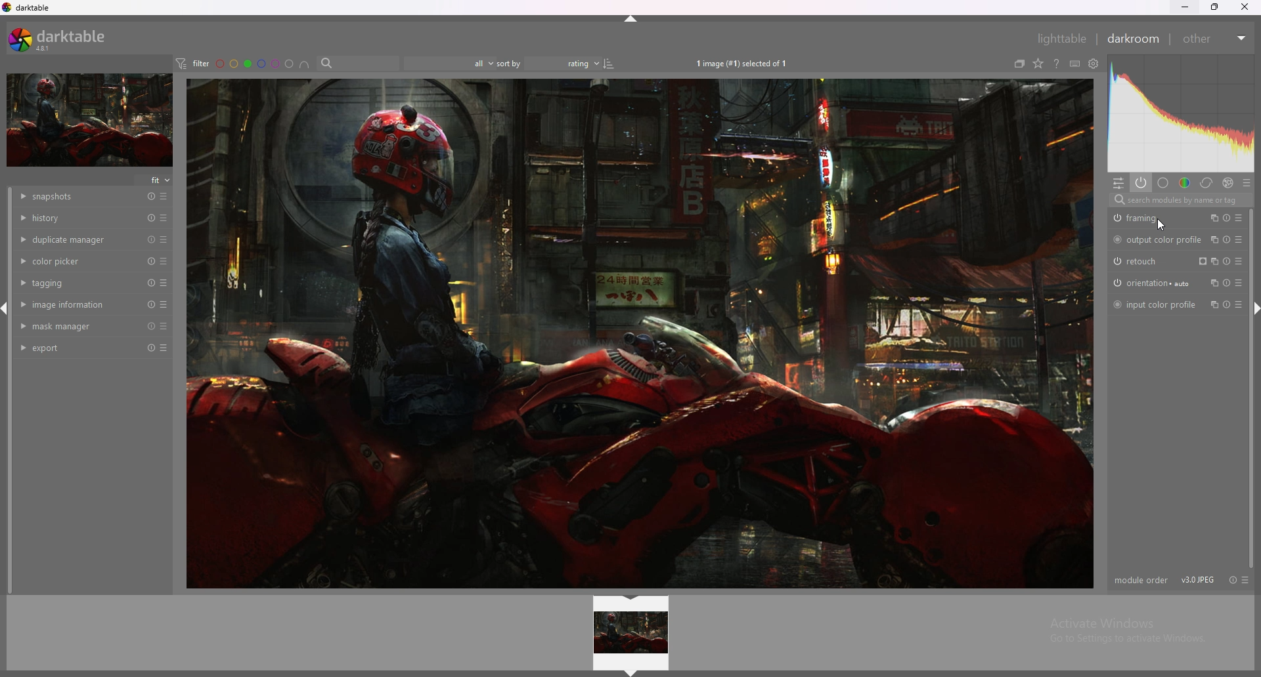 This screenshot has height=677, width=1261. Describe the element at coordinates (155, 180) in the screenshot. I see `fit` at that location.